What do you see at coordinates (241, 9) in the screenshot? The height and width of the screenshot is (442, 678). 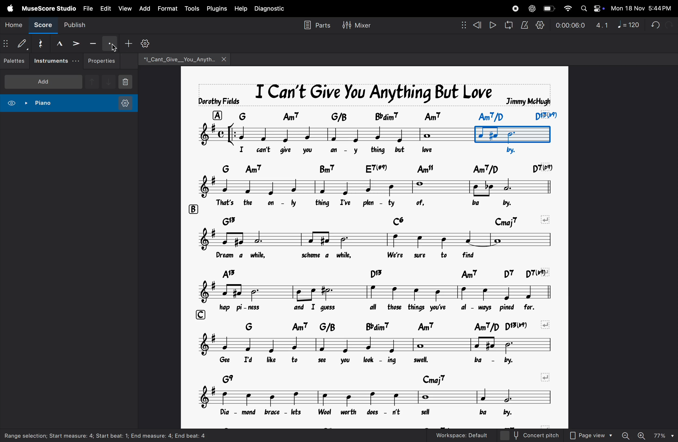 I see `help` at bounding box center [241, 9].